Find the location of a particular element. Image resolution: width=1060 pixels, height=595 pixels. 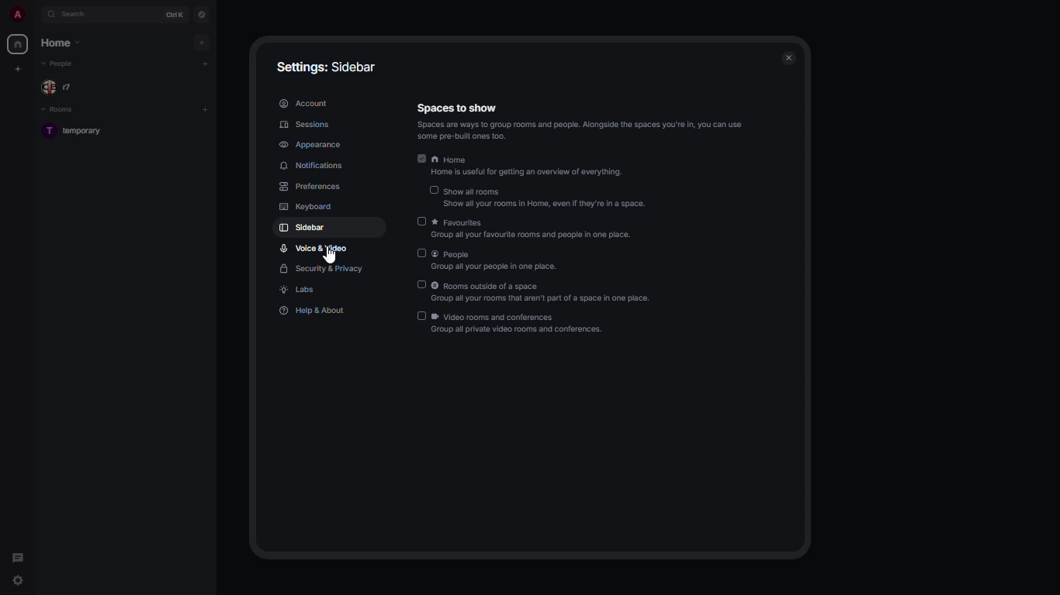

close is located at coordinates (789, 57).